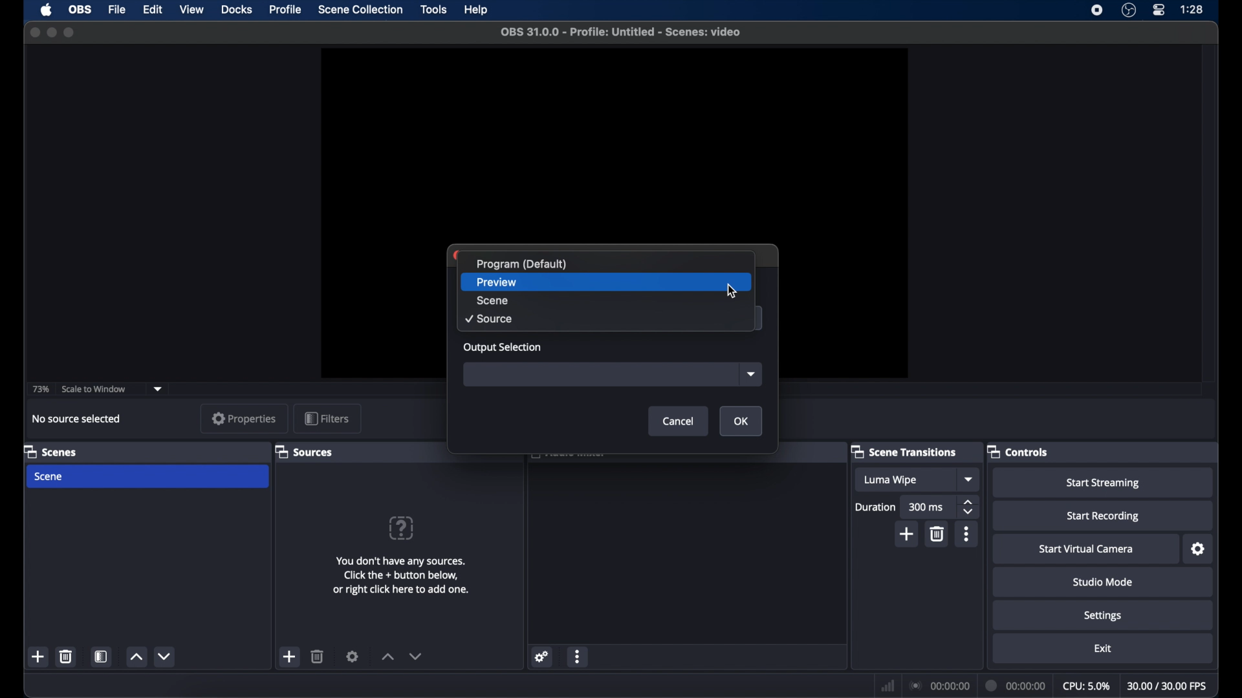  Describe the element at coordinates (1168, 686) in the screenshot. I see `fps` at that location.